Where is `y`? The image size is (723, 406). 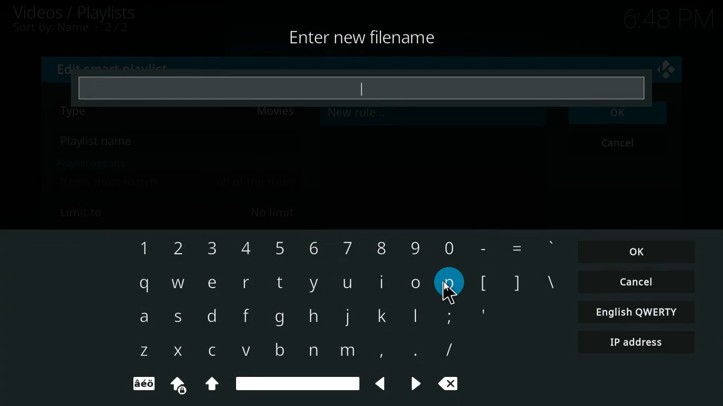
y is located at coordinates (313, 284).